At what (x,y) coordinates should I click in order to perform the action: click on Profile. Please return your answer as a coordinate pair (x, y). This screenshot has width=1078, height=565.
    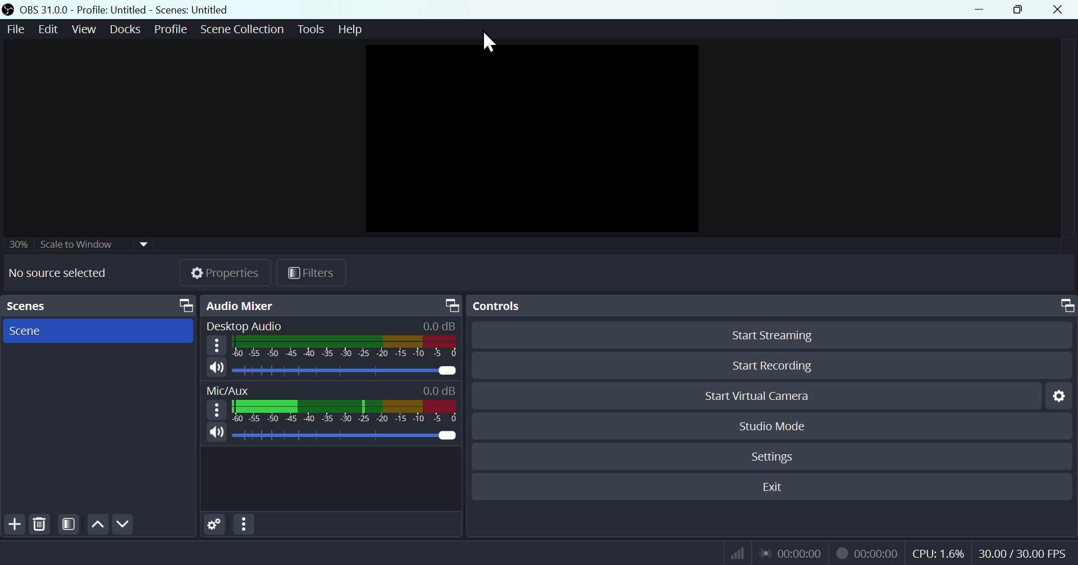
    Looking at the image, I should click on (167, 27).